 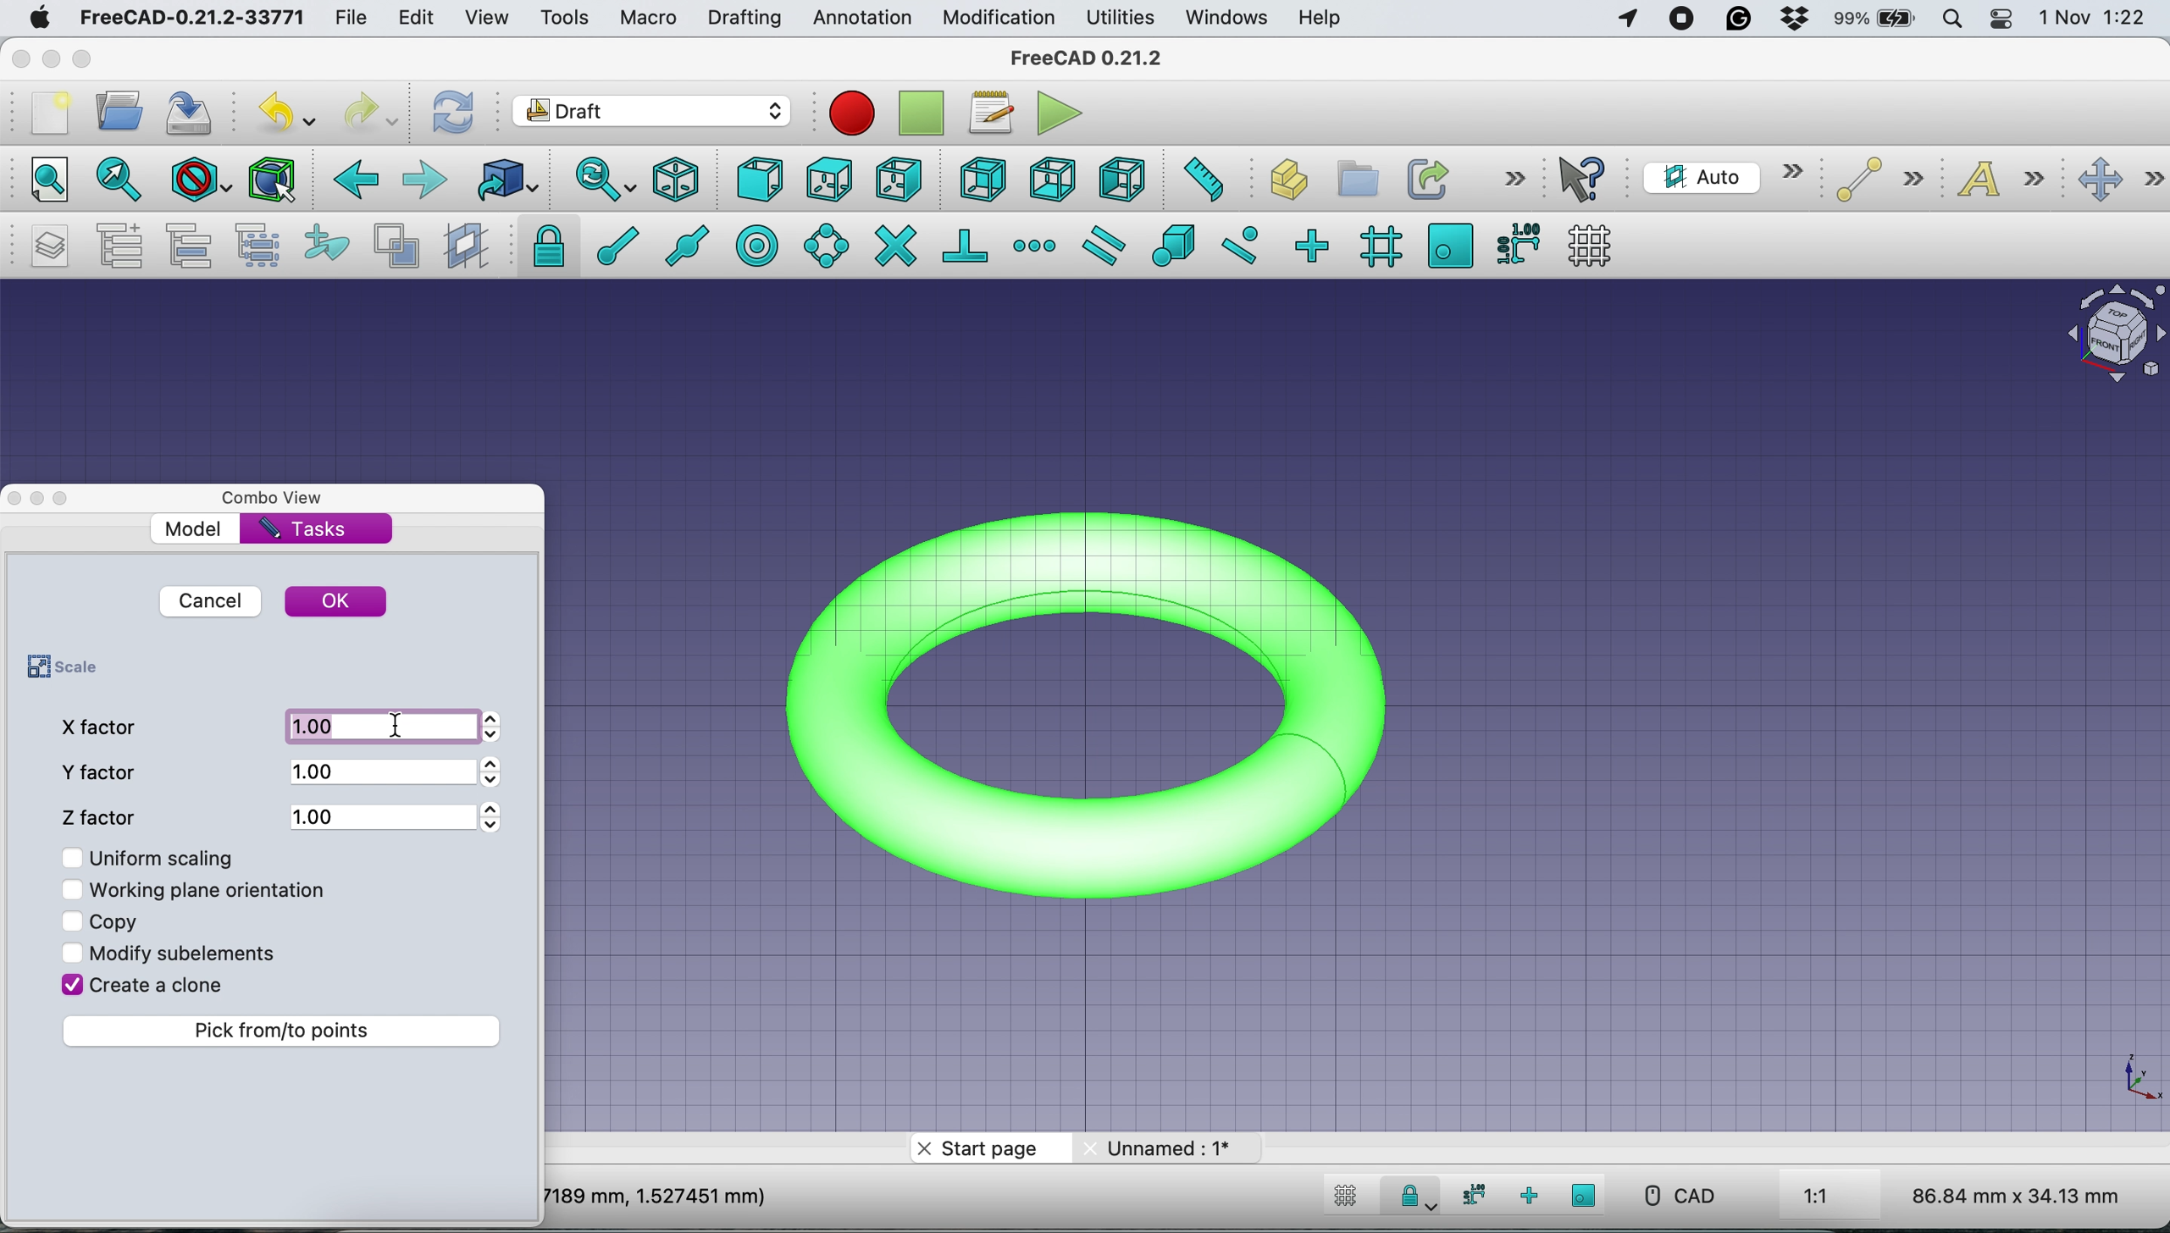 I want to click on snap center, so click(x=759, y=245).